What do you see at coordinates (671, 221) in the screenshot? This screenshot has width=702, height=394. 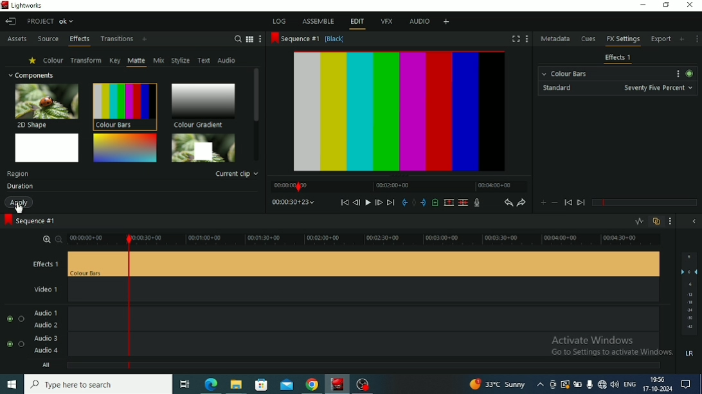 I see `Show setting menu` at bounding box center [671, 221].